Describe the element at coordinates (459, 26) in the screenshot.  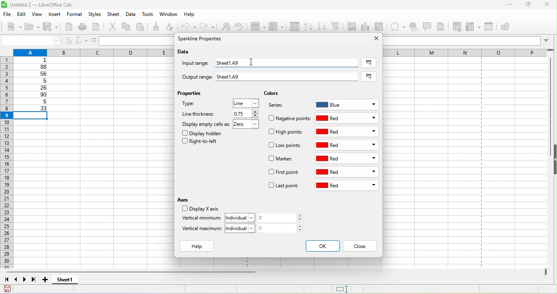
I see `defined print area` at that location.